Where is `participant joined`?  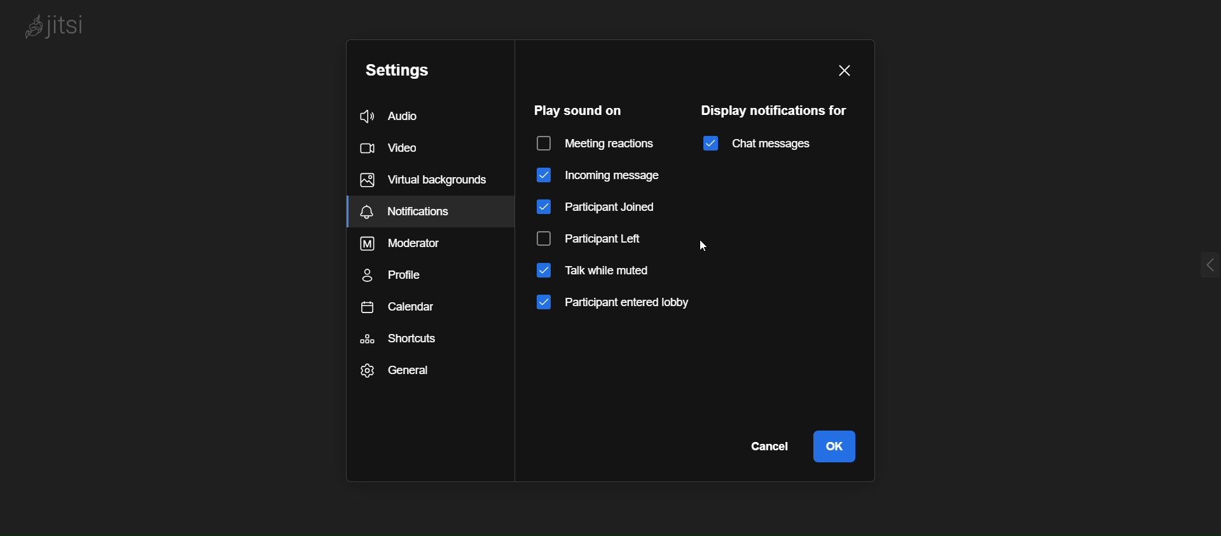 participant joined is located at coordinates (600, 208).